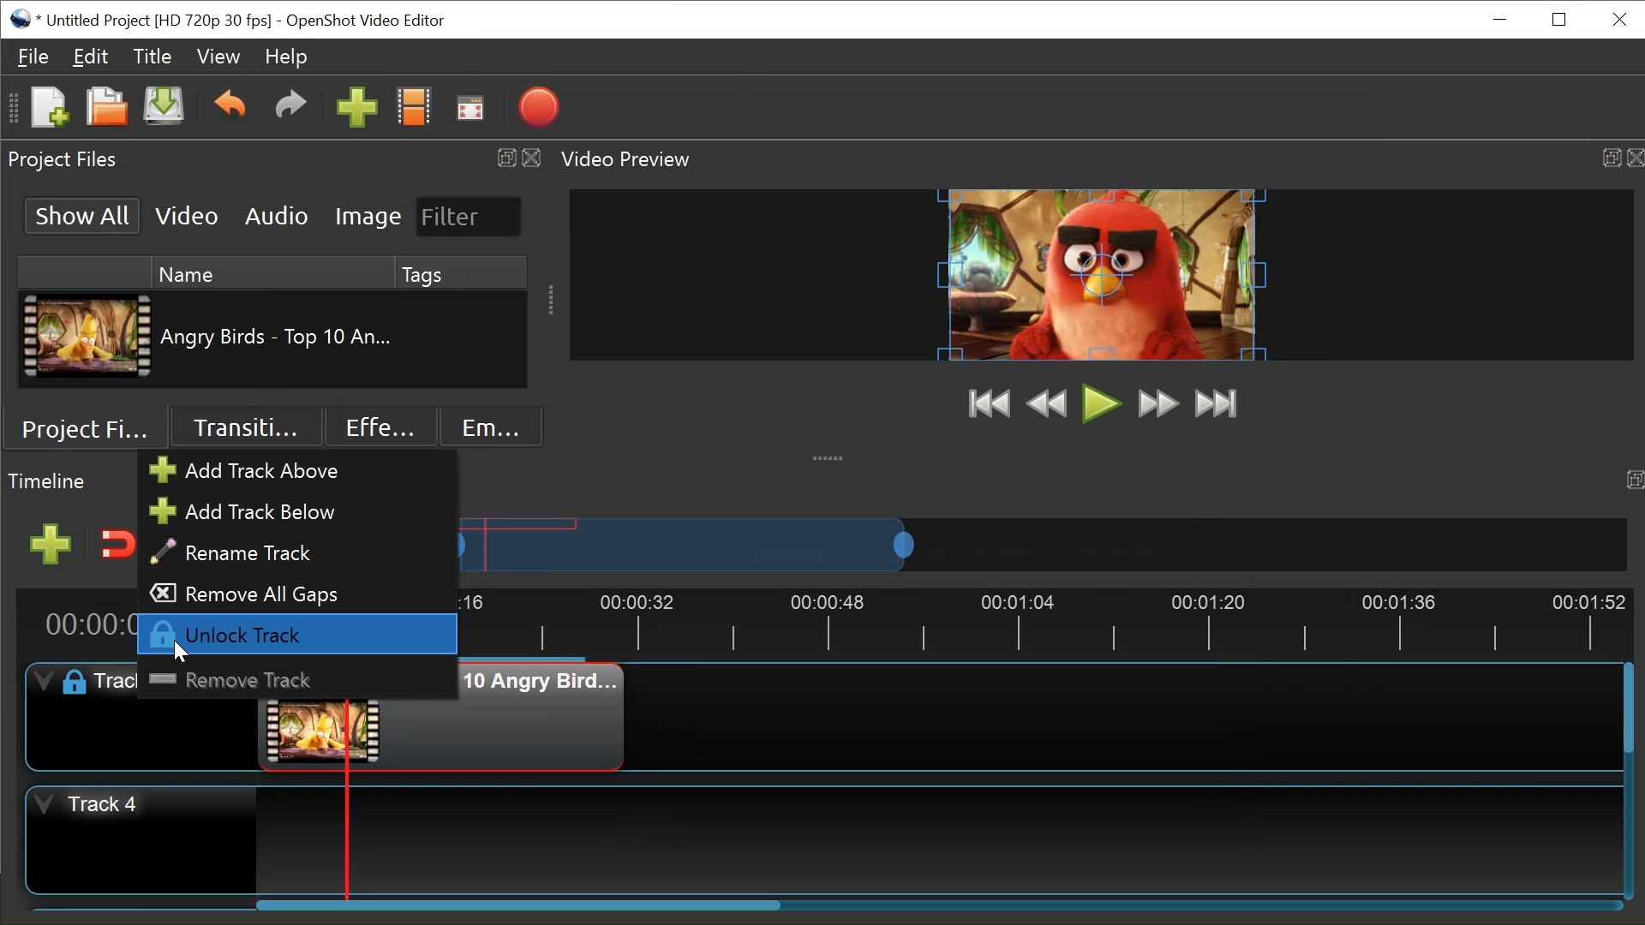  Describe the element at coordinates (48, 479) in the screenshot. I see `timeline` at that location.